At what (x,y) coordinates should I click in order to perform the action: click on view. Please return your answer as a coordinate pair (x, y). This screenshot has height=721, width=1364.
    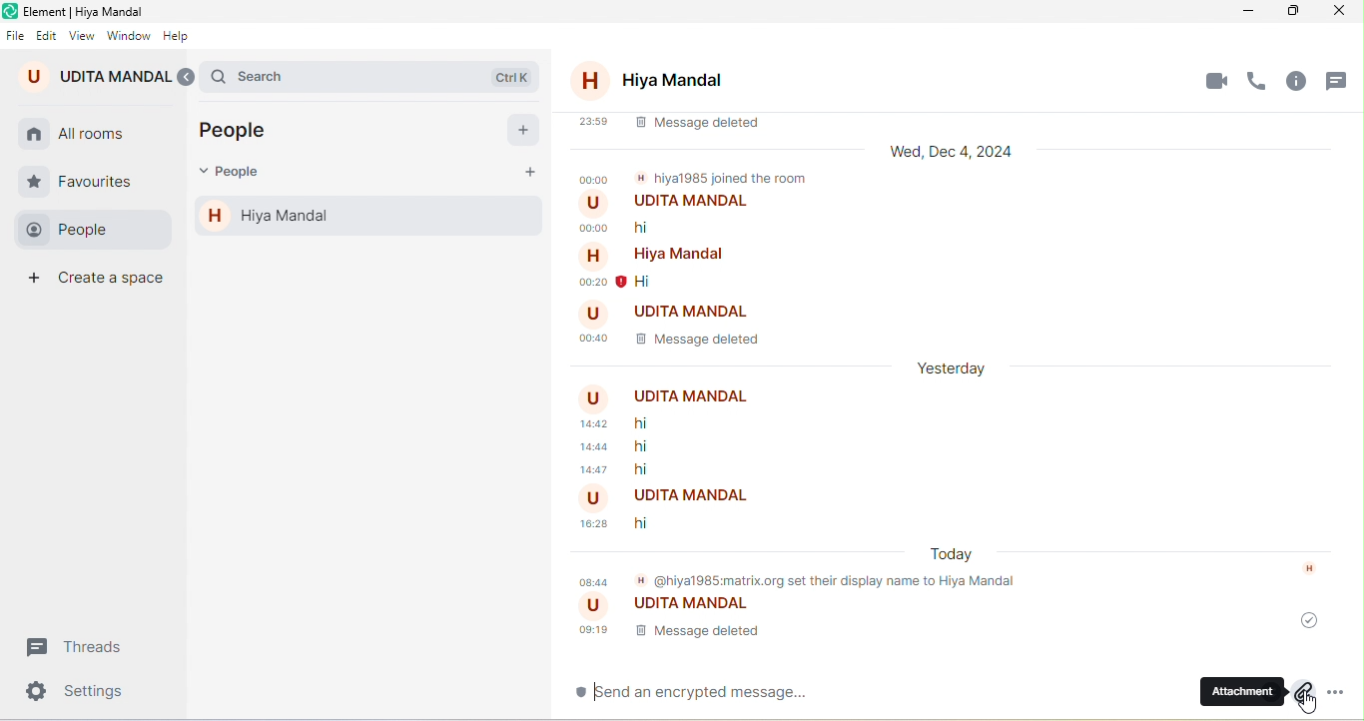
    Looking at the image, I should click on (81, 34).